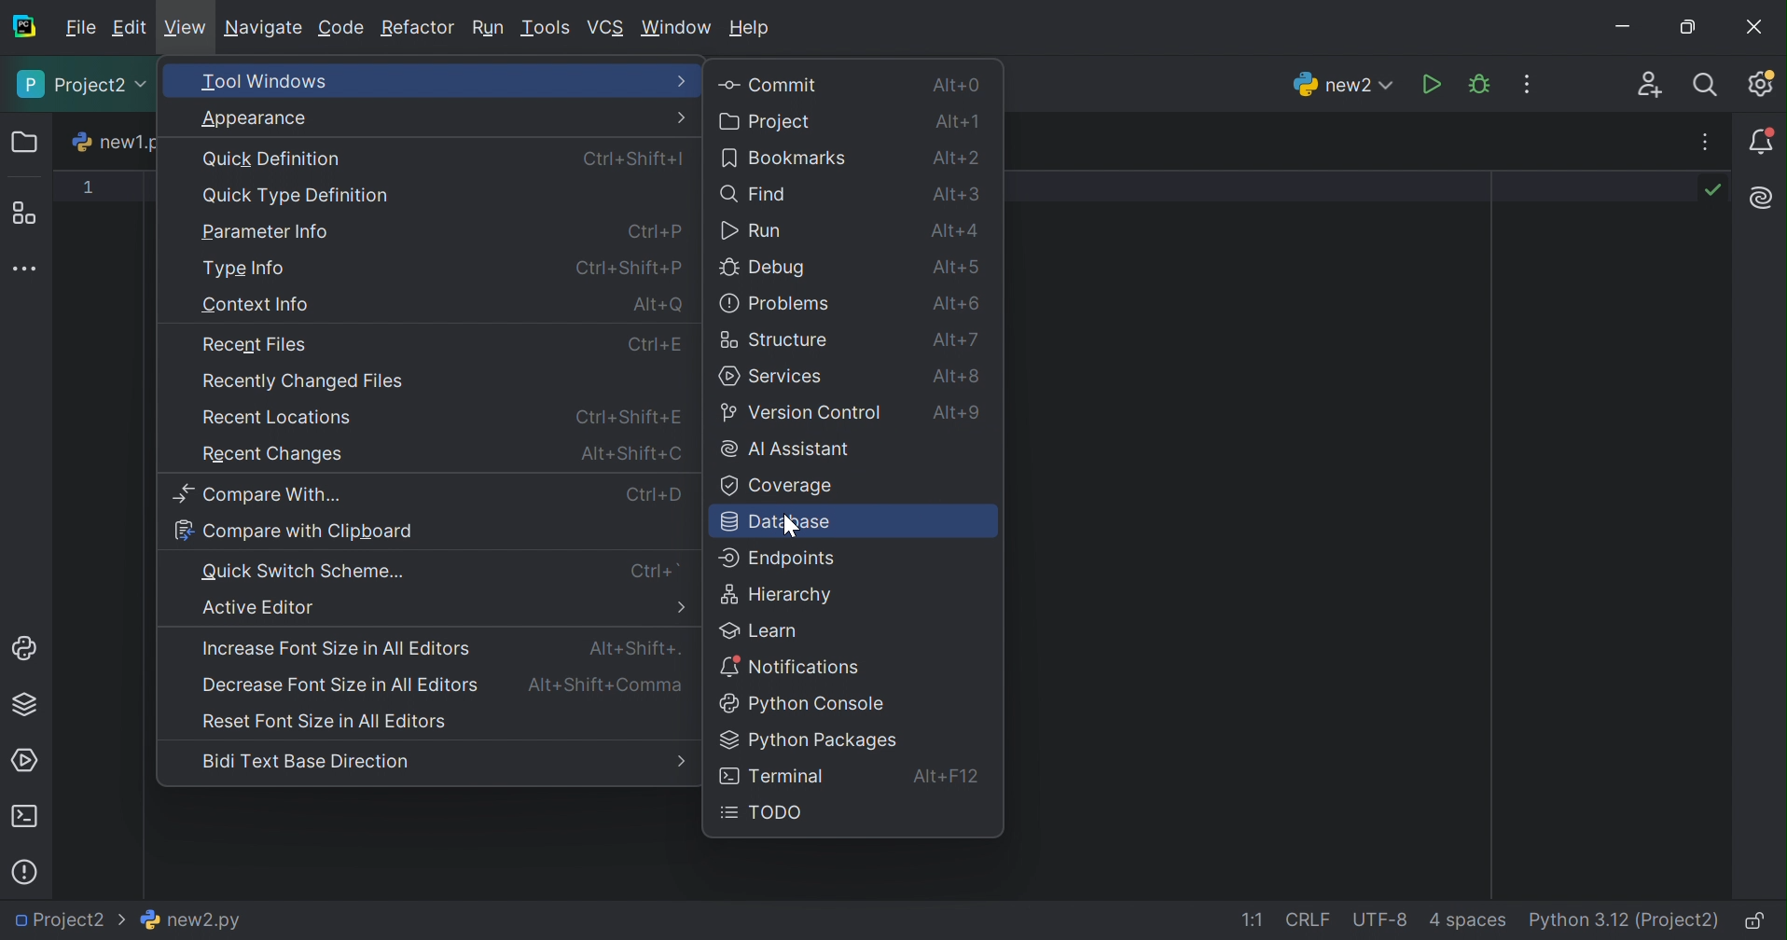  I want to click on Parameter Info, so click(264, 232).